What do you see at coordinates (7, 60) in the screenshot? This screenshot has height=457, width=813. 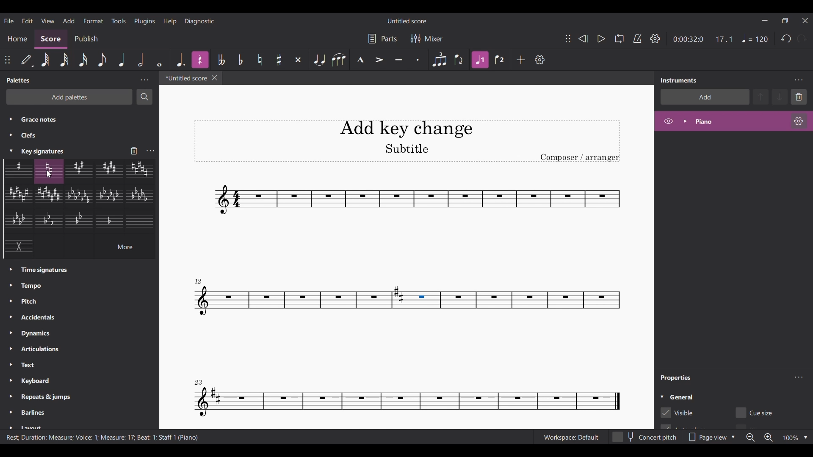 I see `Move toolbar attached` at bounding box center [7, 60].